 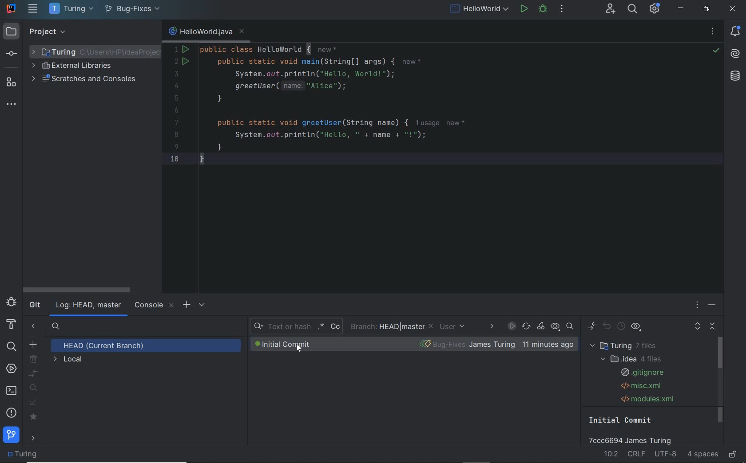 What do you see at coordinates (466, 345) in the screenshot?
I see `BUG-FIXES` at bounding box center [466, 345].